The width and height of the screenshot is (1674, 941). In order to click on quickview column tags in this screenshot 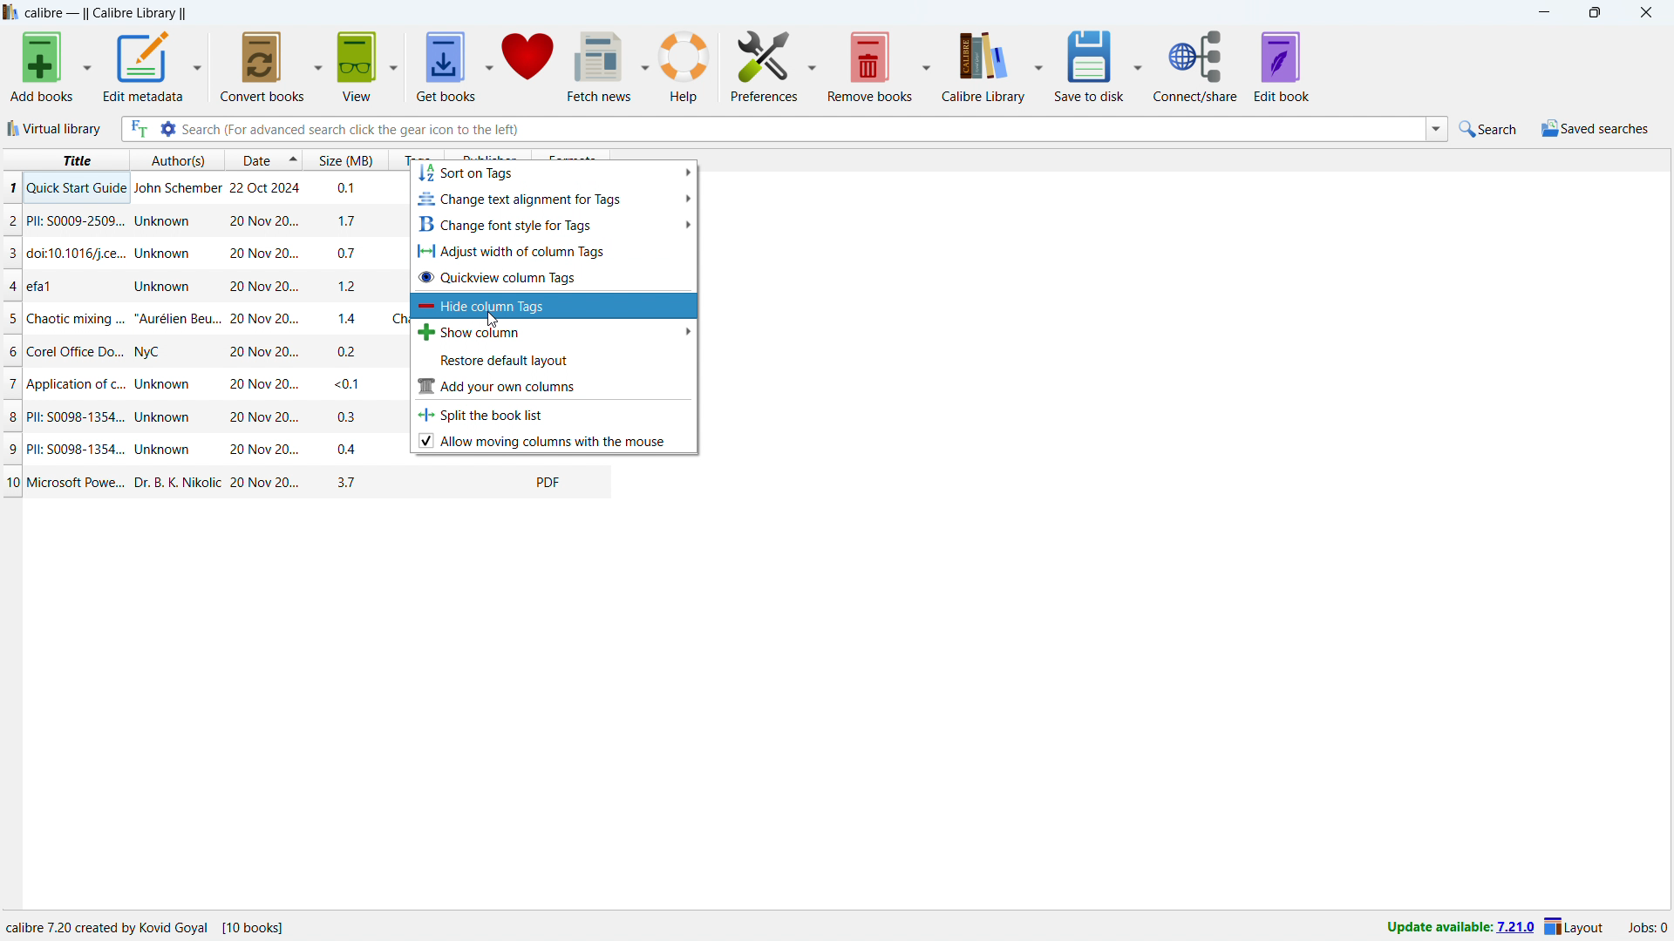, I will do `click(553, 276)`.